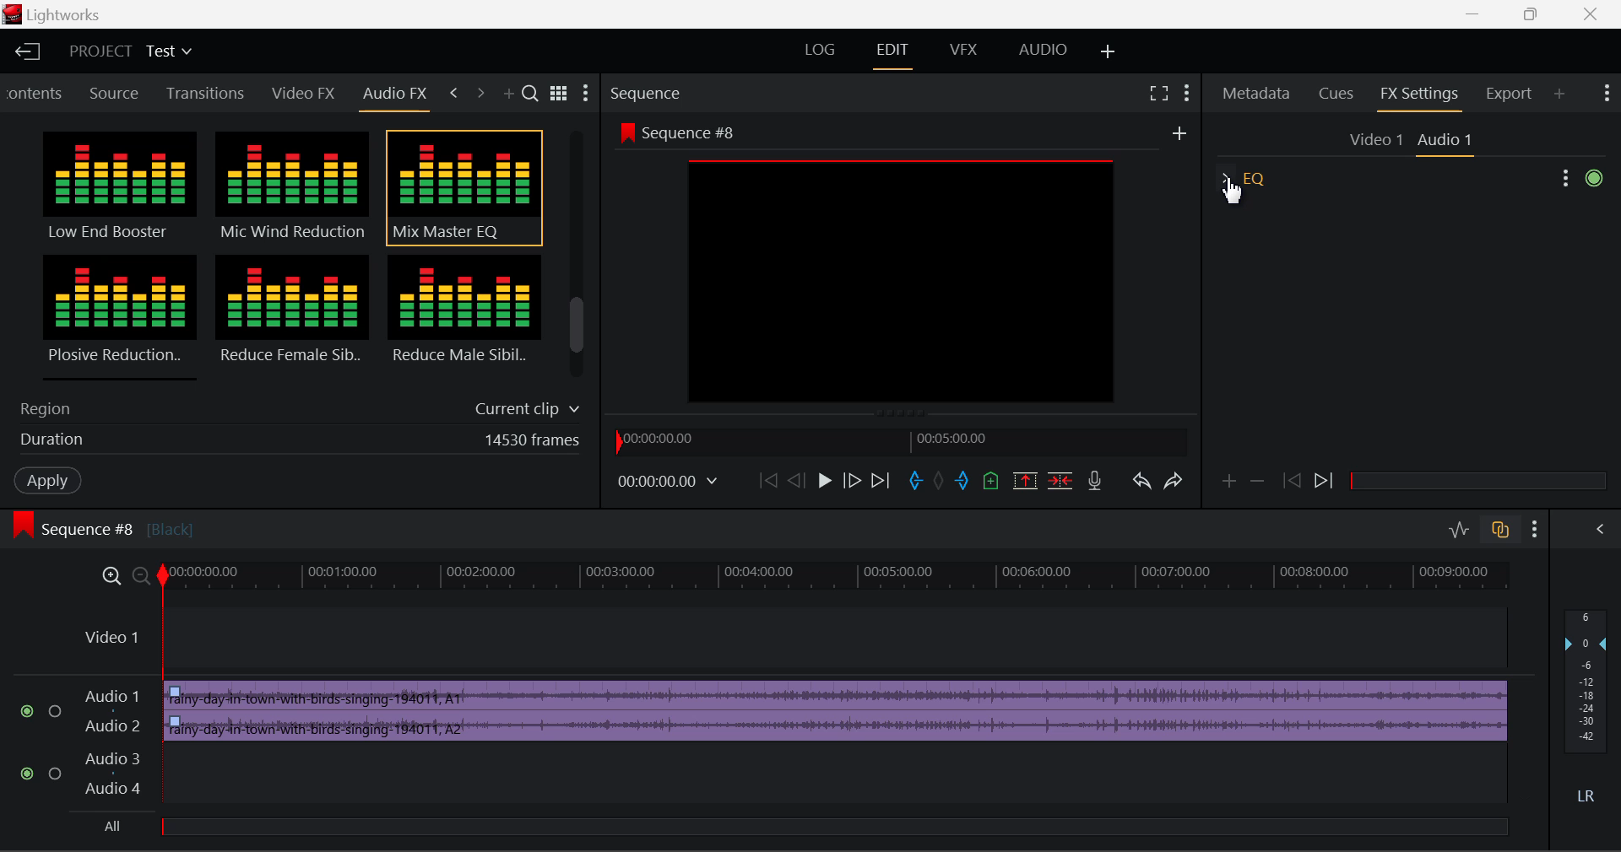 The height and width of the screenshot is (852, 1621). I want to click on Close, so click(1582, 14).